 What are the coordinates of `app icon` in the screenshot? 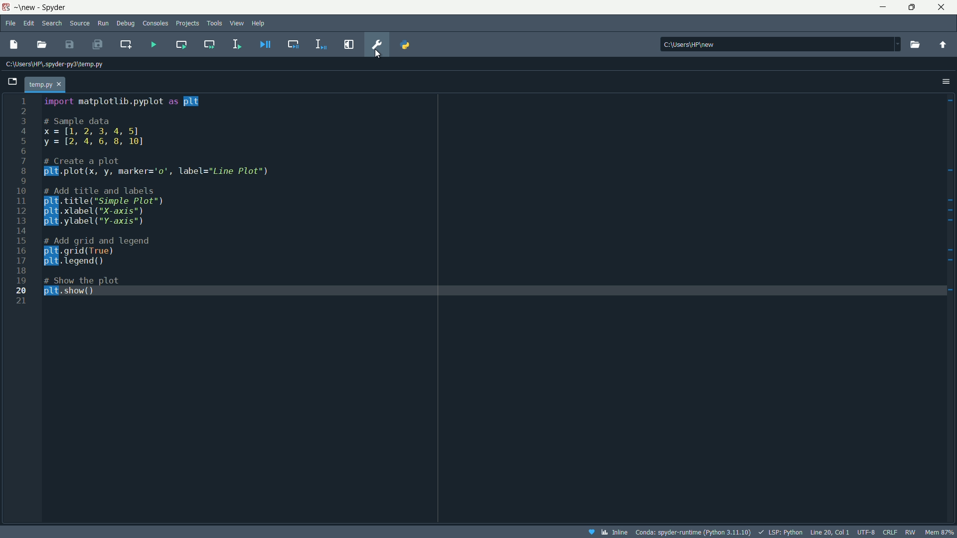 It's located at (5, 7).